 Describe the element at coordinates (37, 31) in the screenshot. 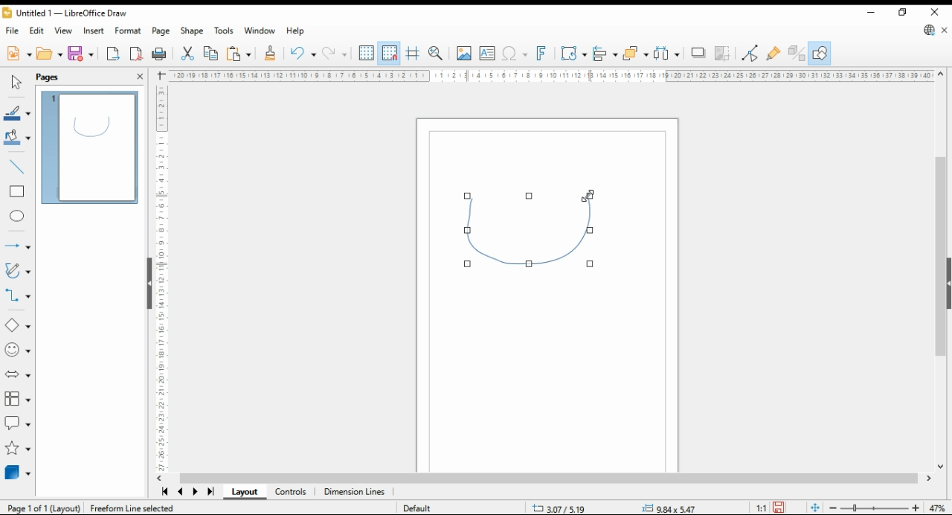

I see `edit` at that location.